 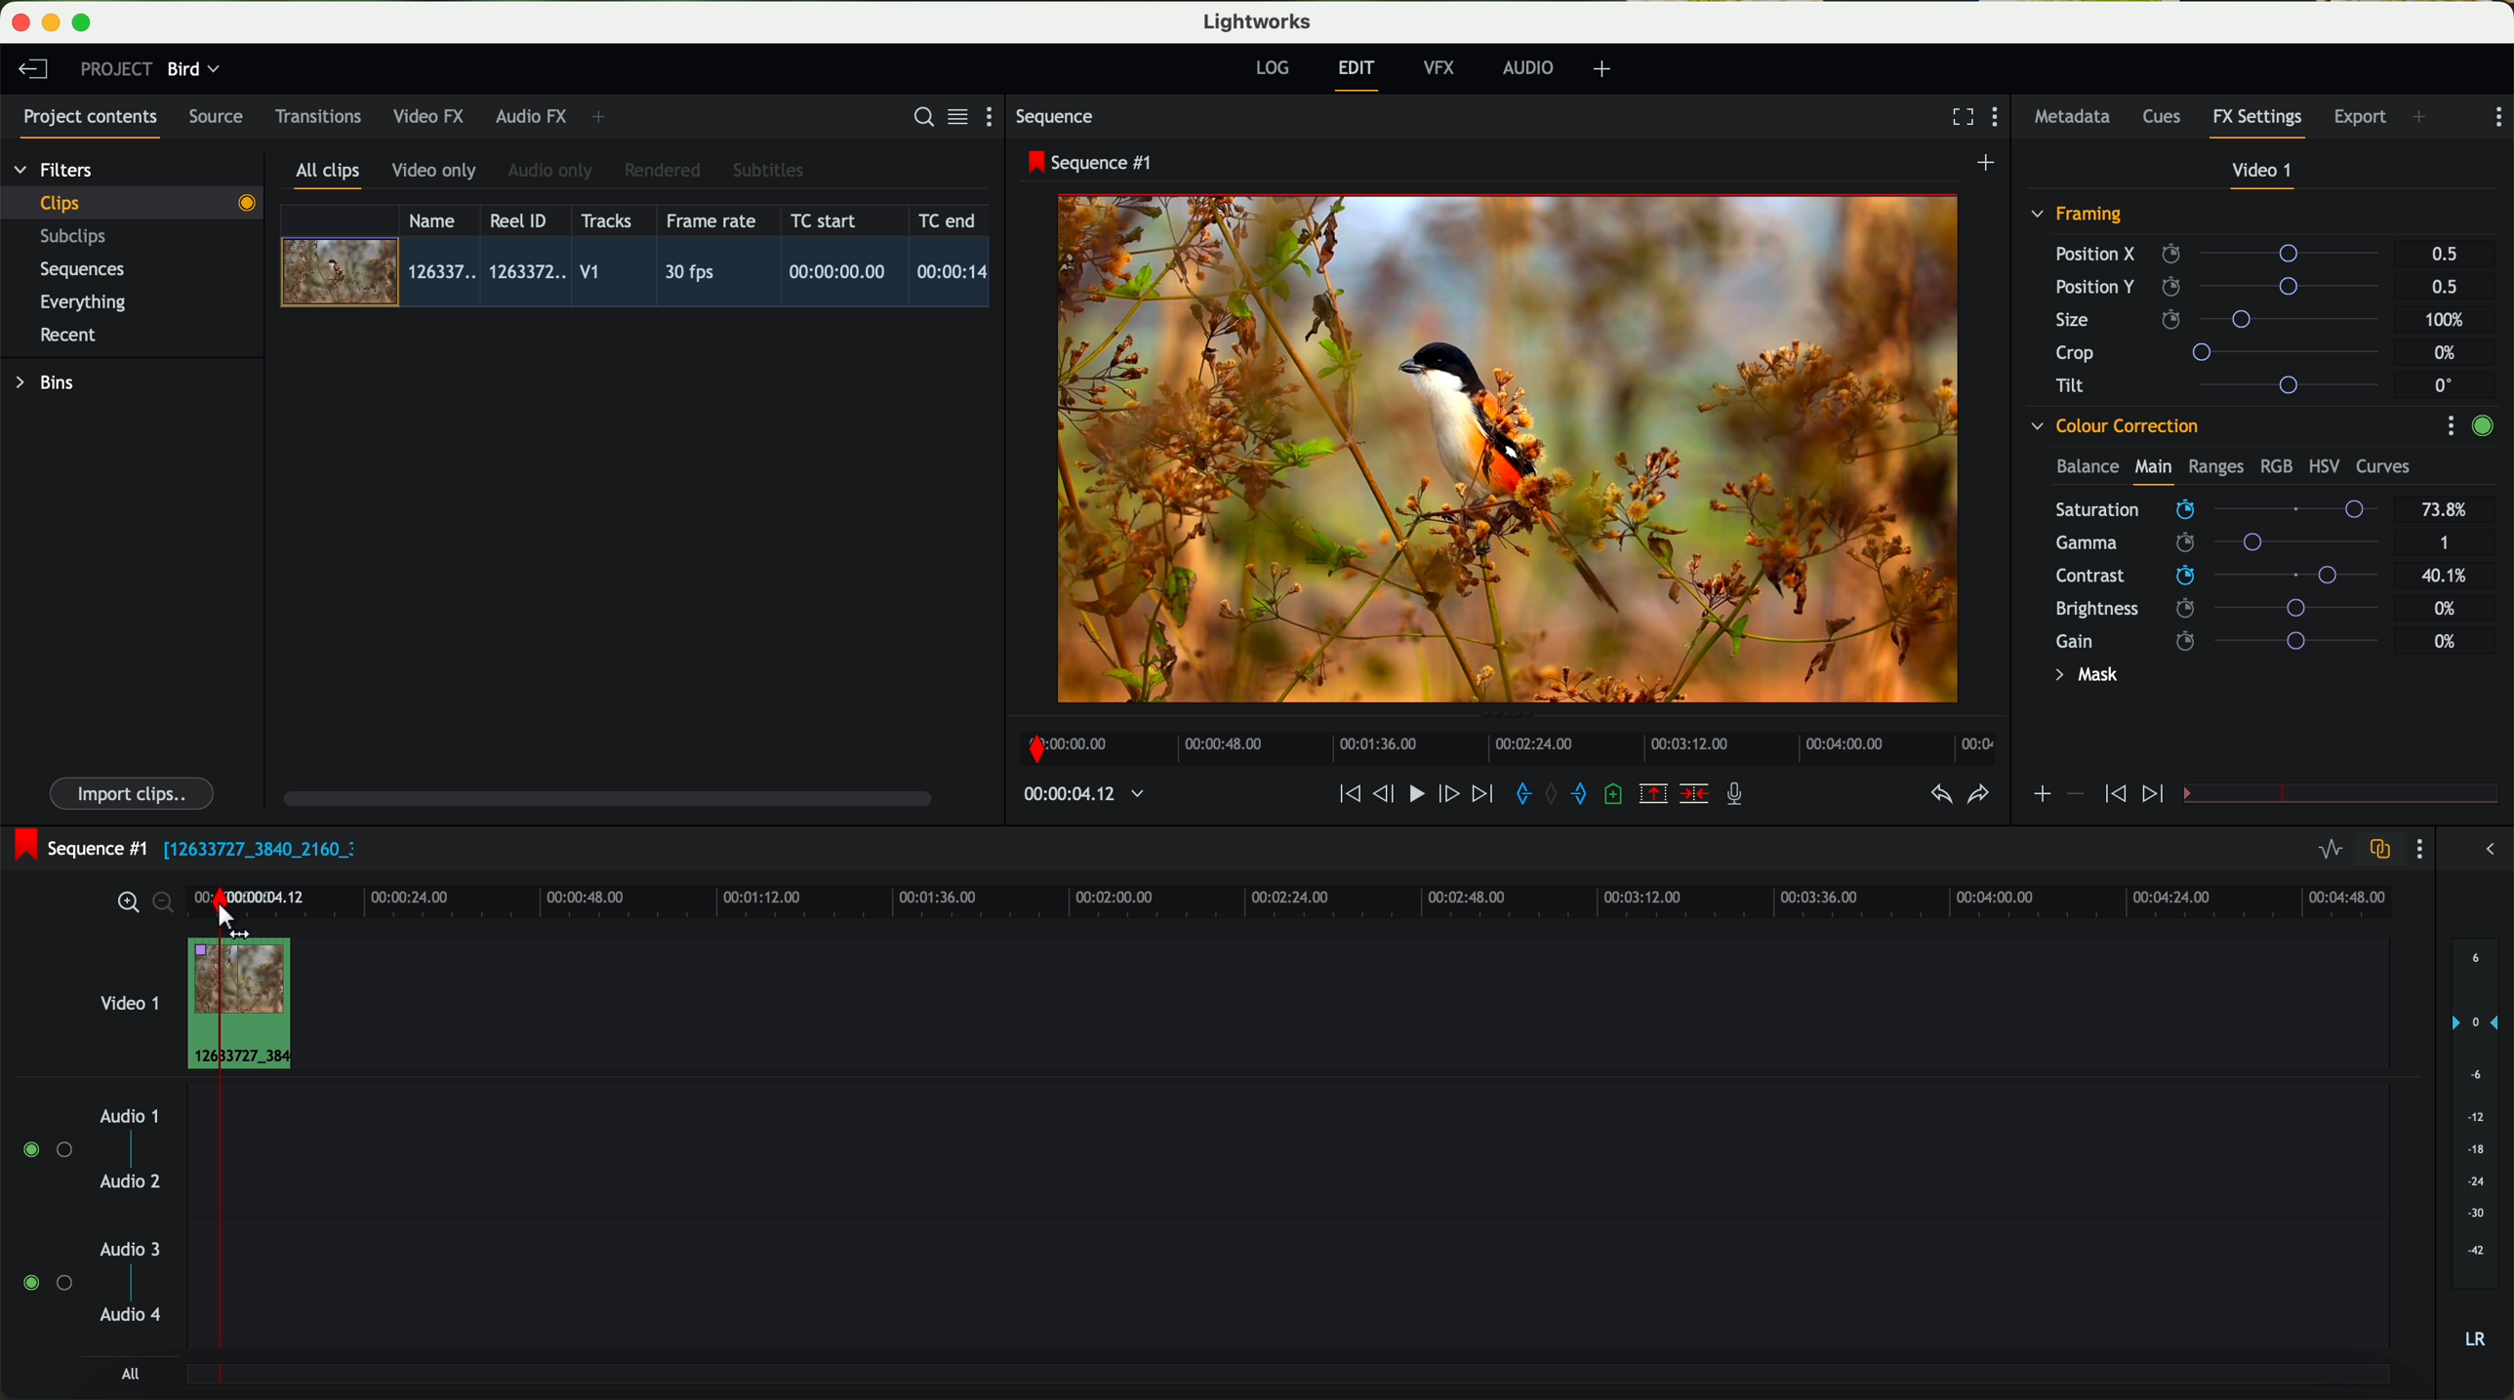 I want to click on fx settings, so click(x=2256, y=123).